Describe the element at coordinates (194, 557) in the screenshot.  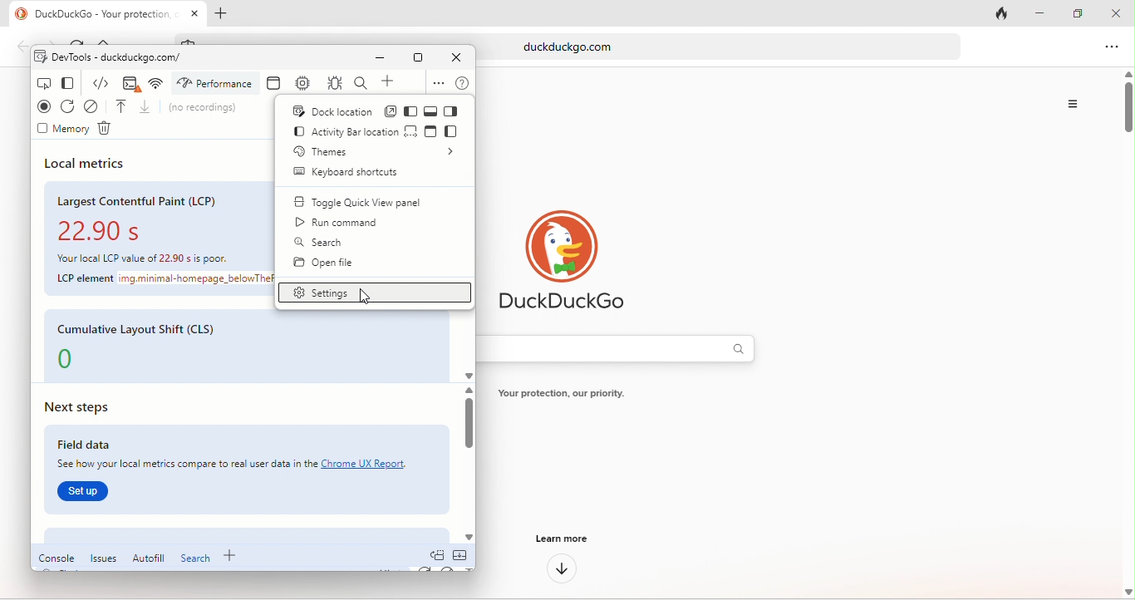
I see `search` at that location.